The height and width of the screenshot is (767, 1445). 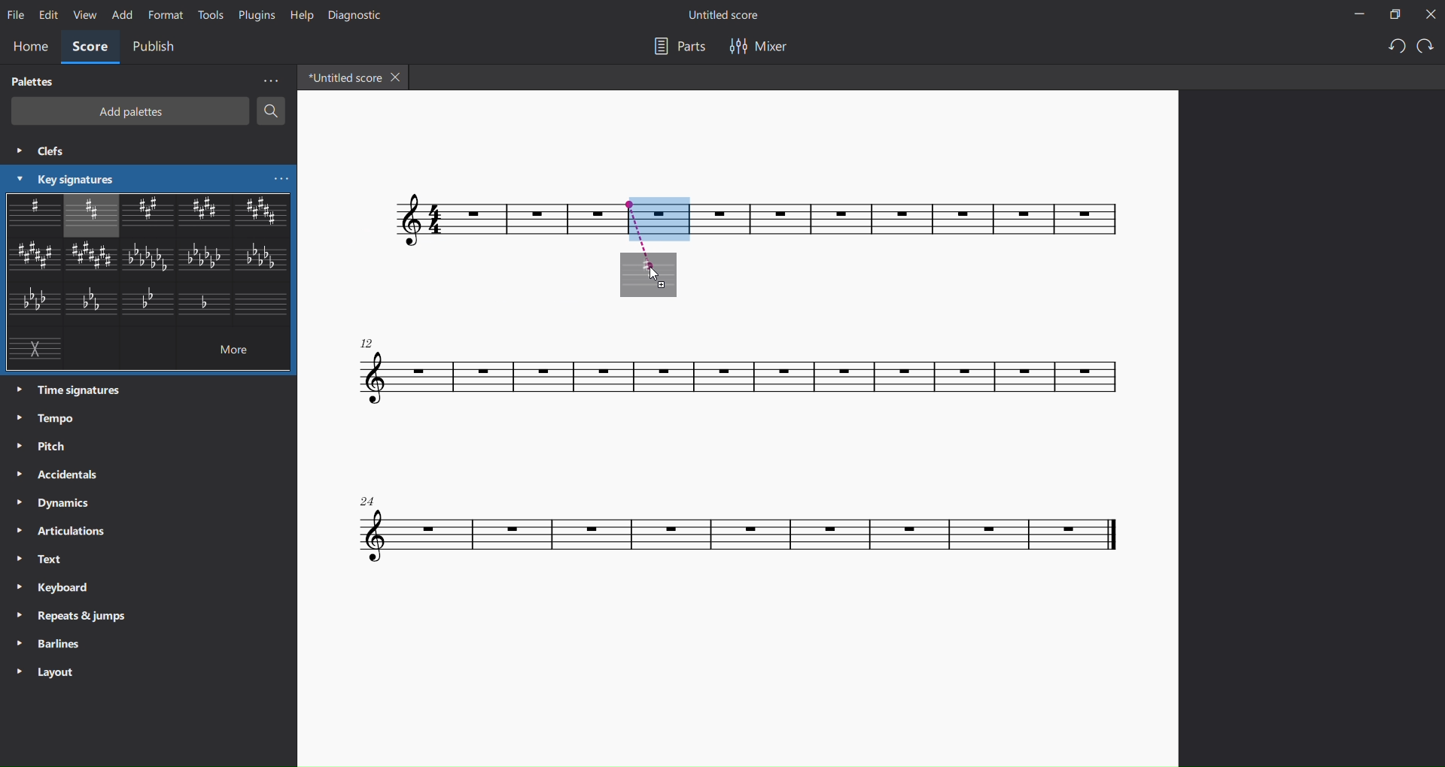 I want to click on tab name, so click(x=344, y=78).